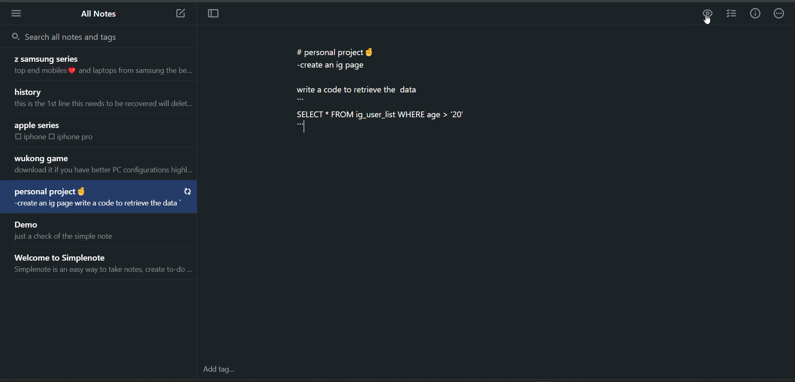 This screenshot has width=795, height=382. Describe the element at coordinates (215, 15) in the screenshot. I see `toggle focus mode` at that location.